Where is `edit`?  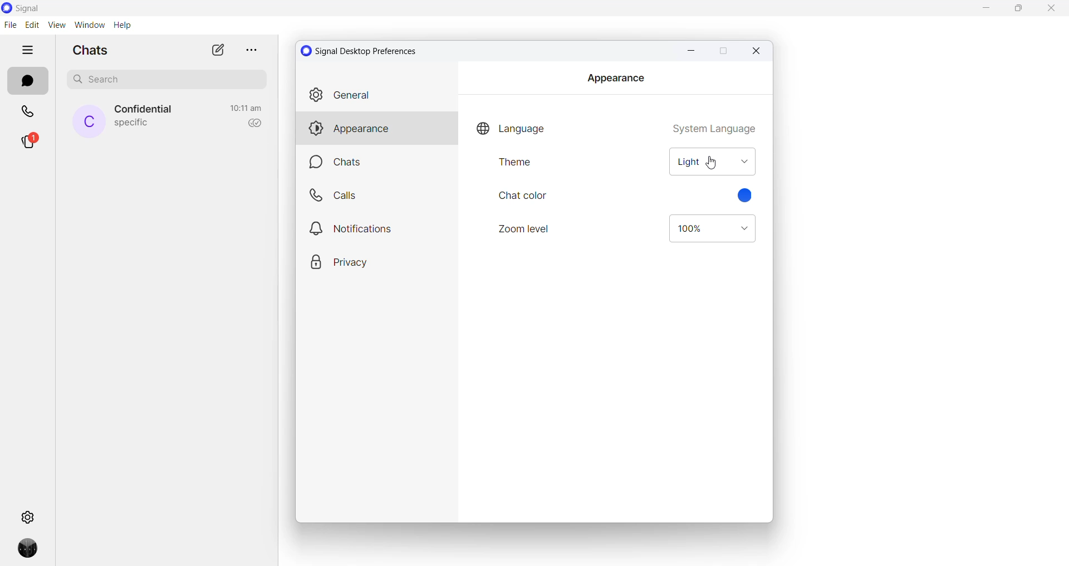 edit is located at coordinates (32, 25).